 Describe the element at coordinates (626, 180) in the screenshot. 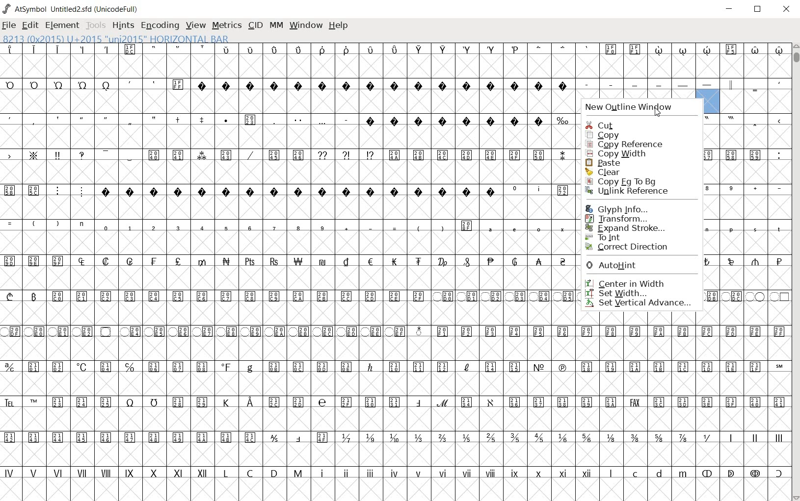

I see `Copy Fg to Bg` at that location.